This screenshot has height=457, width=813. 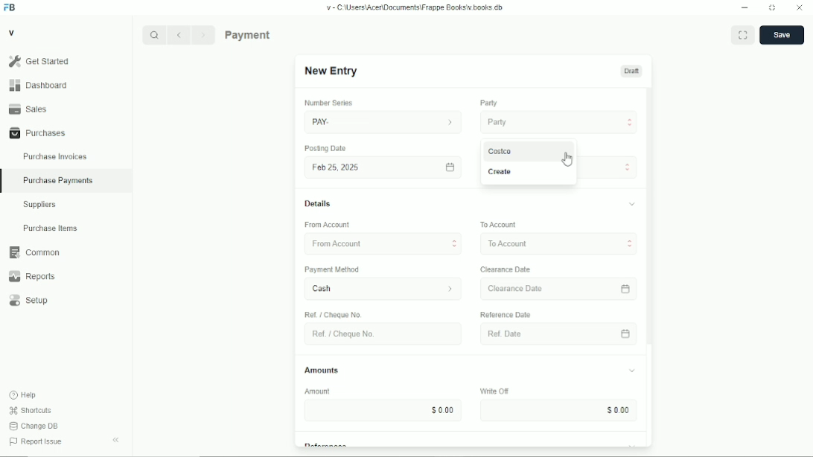 What do you see at coordinates (383, 120) in the screenshot?
I see `PAY.` at bounding box center [383, 120].